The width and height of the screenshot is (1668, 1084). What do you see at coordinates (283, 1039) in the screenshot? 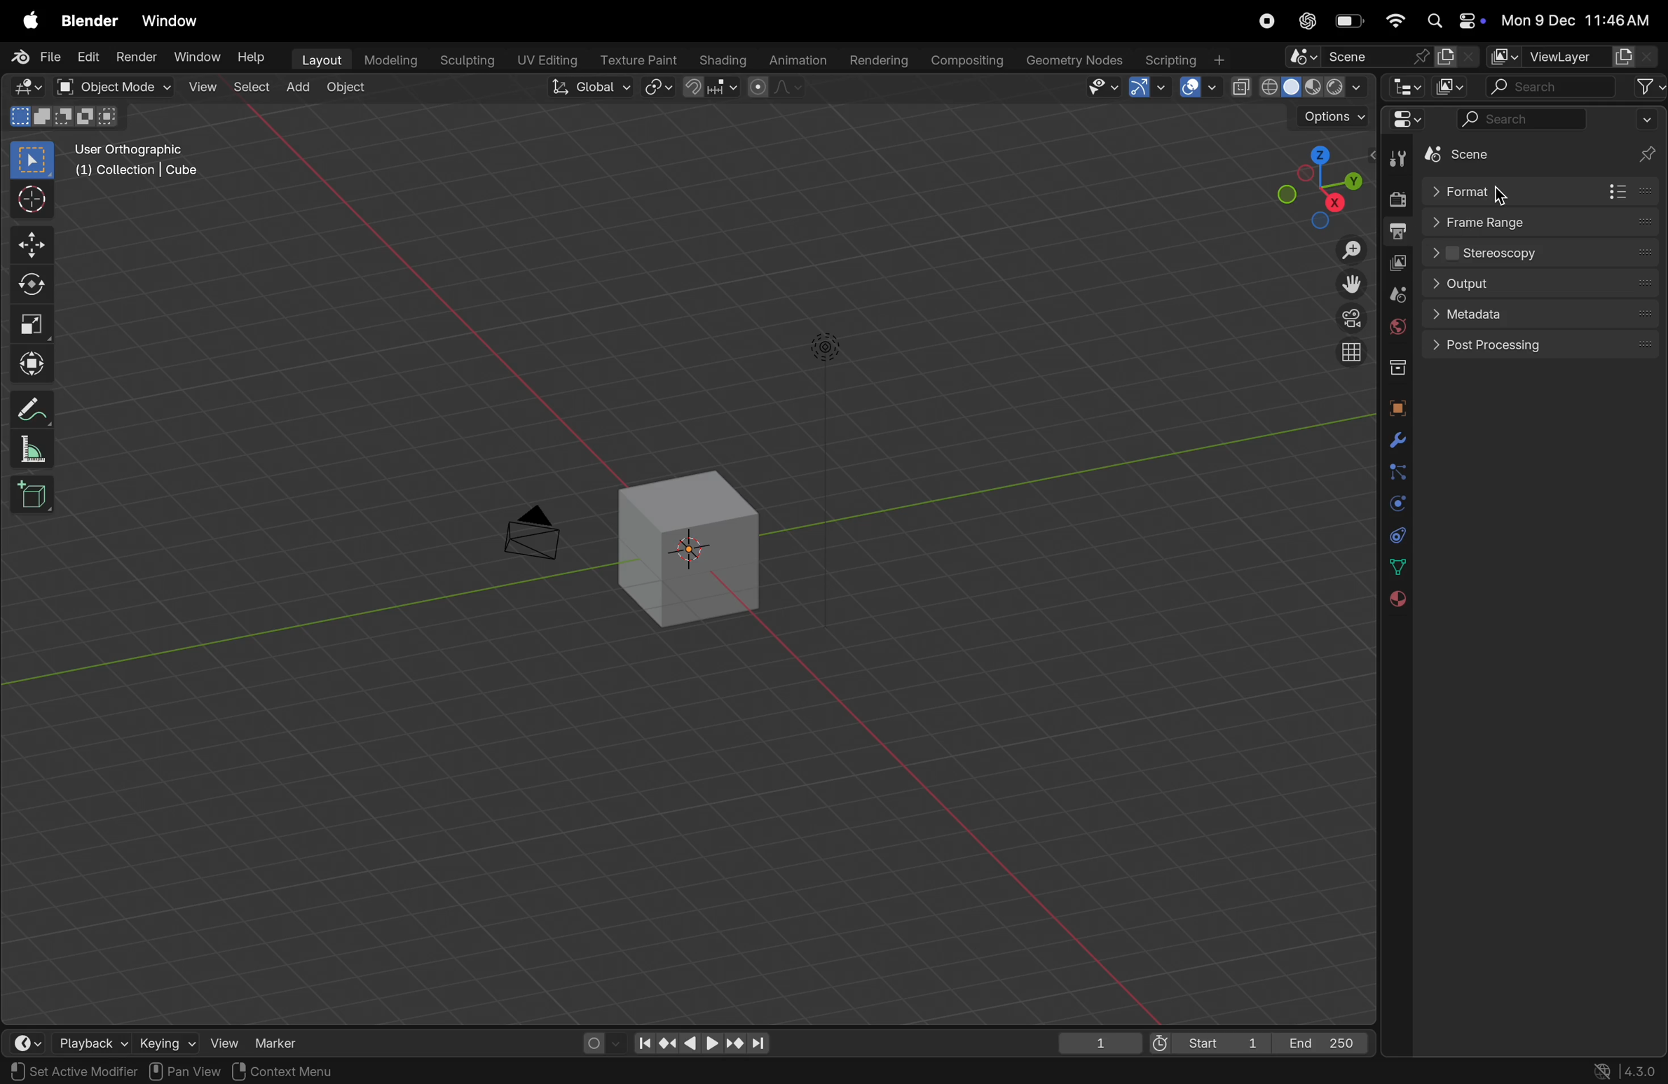
I see `maker` at bounding box center [283, 1039].